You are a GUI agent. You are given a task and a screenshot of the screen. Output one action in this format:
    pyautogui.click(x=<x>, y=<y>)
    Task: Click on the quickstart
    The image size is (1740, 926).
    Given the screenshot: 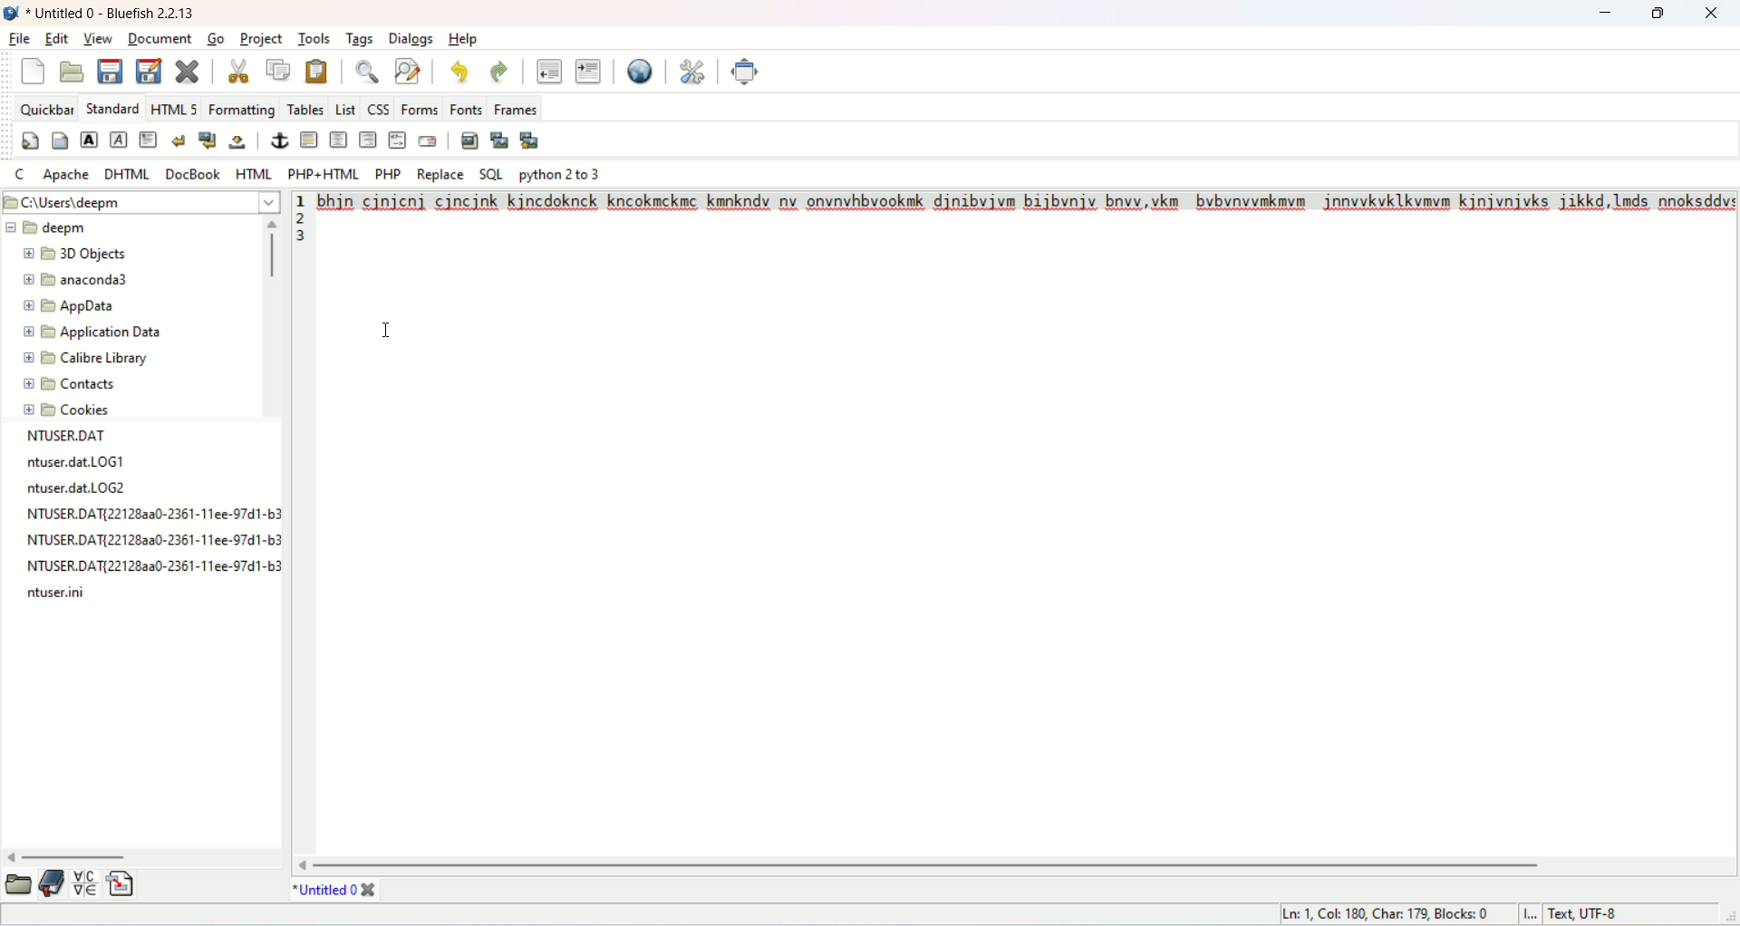 What is the action you would take?
    pyautogui.click(x=29, y=141)
    